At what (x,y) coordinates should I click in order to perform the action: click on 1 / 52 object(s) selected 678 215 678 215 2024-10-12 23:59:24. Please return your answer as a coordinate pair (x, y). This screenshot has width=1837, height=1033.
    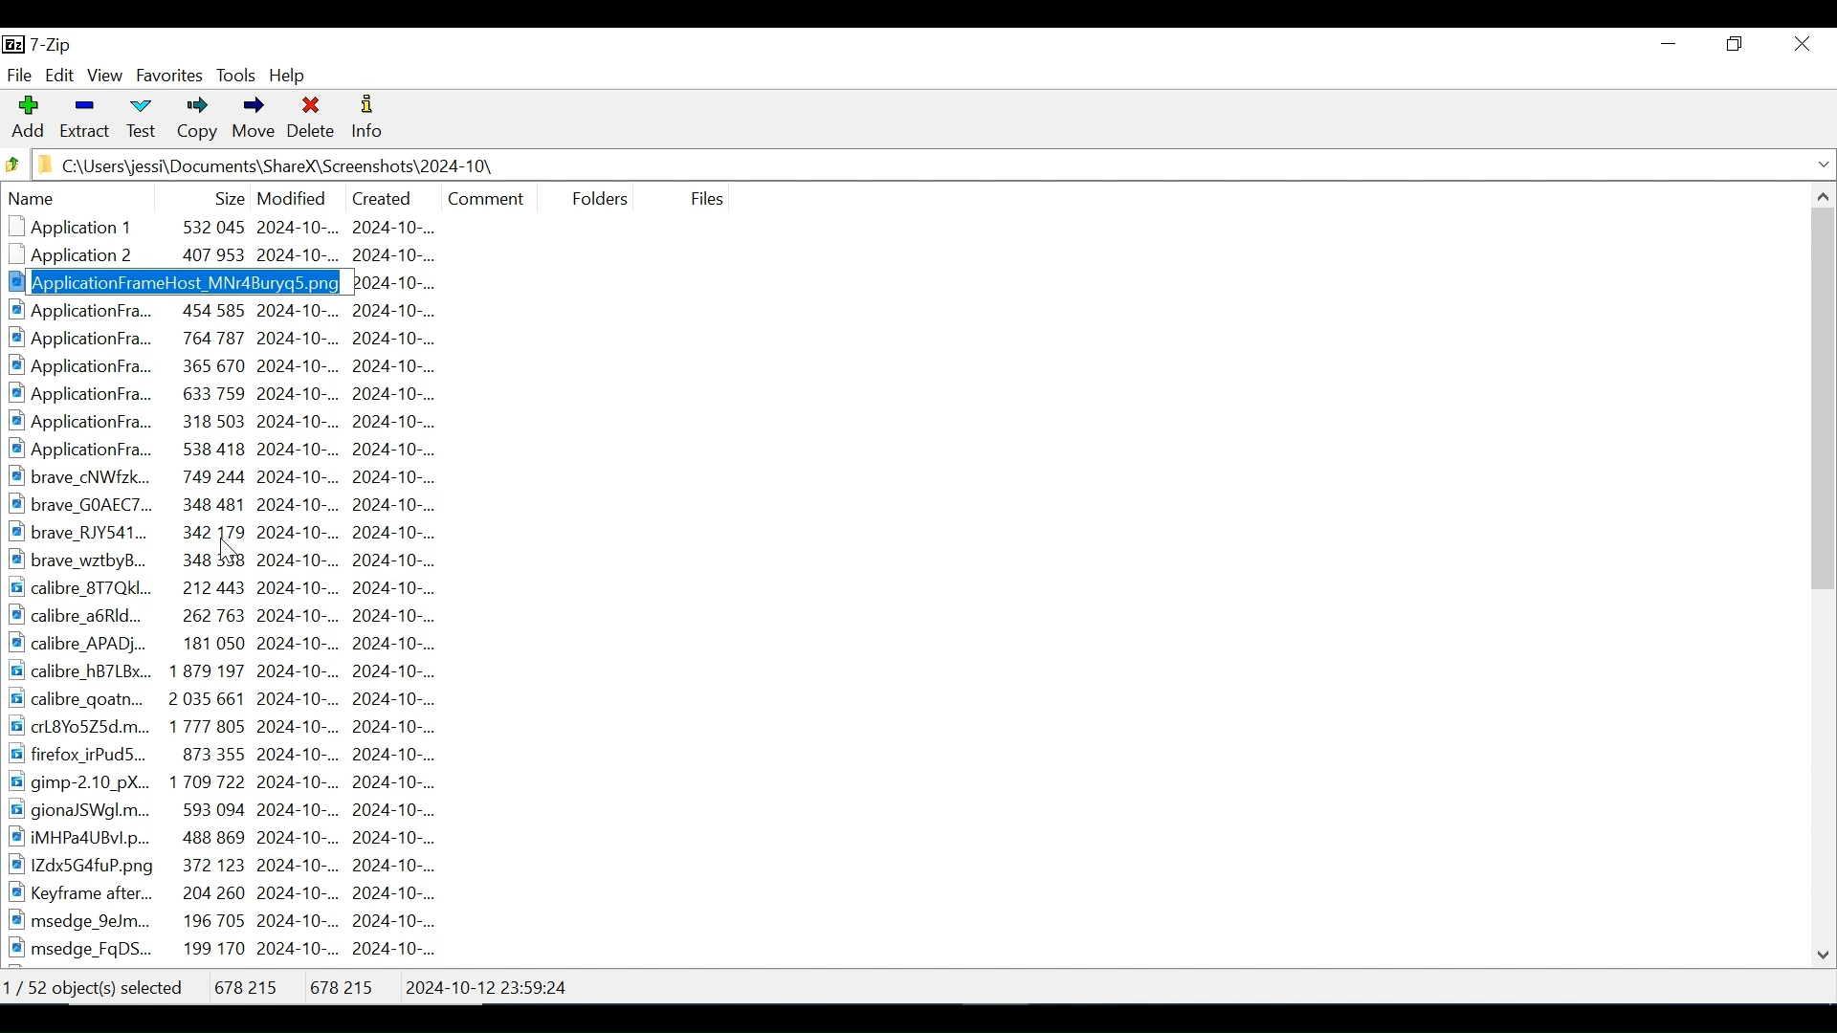
    Looking at the image, I should click on (299, 982).